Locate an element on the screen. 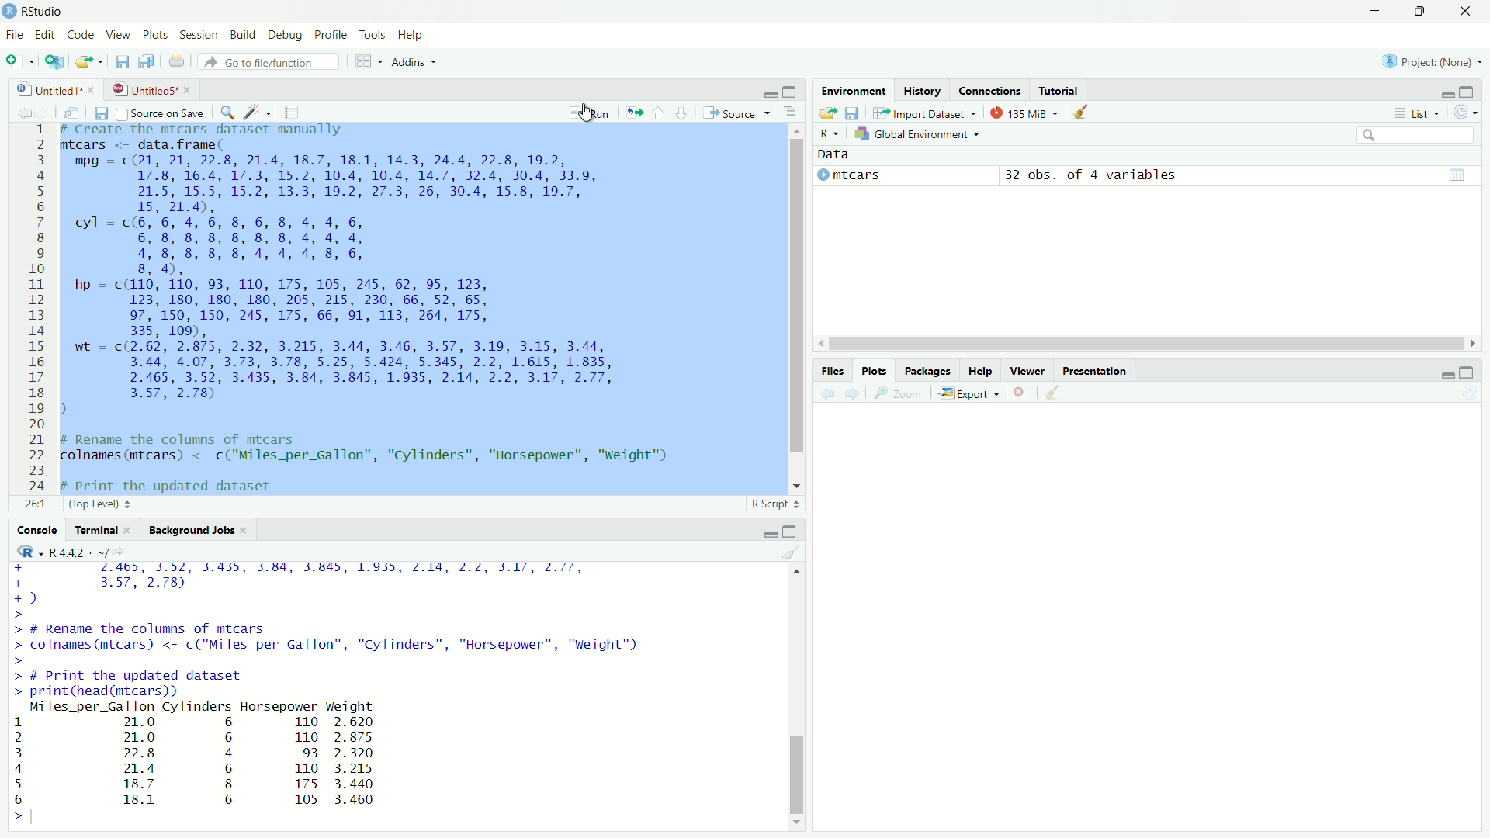 The image size is (1490, 838). data© mtcars 32 obs. of 4 variables is located at coordinates (1036, 171).